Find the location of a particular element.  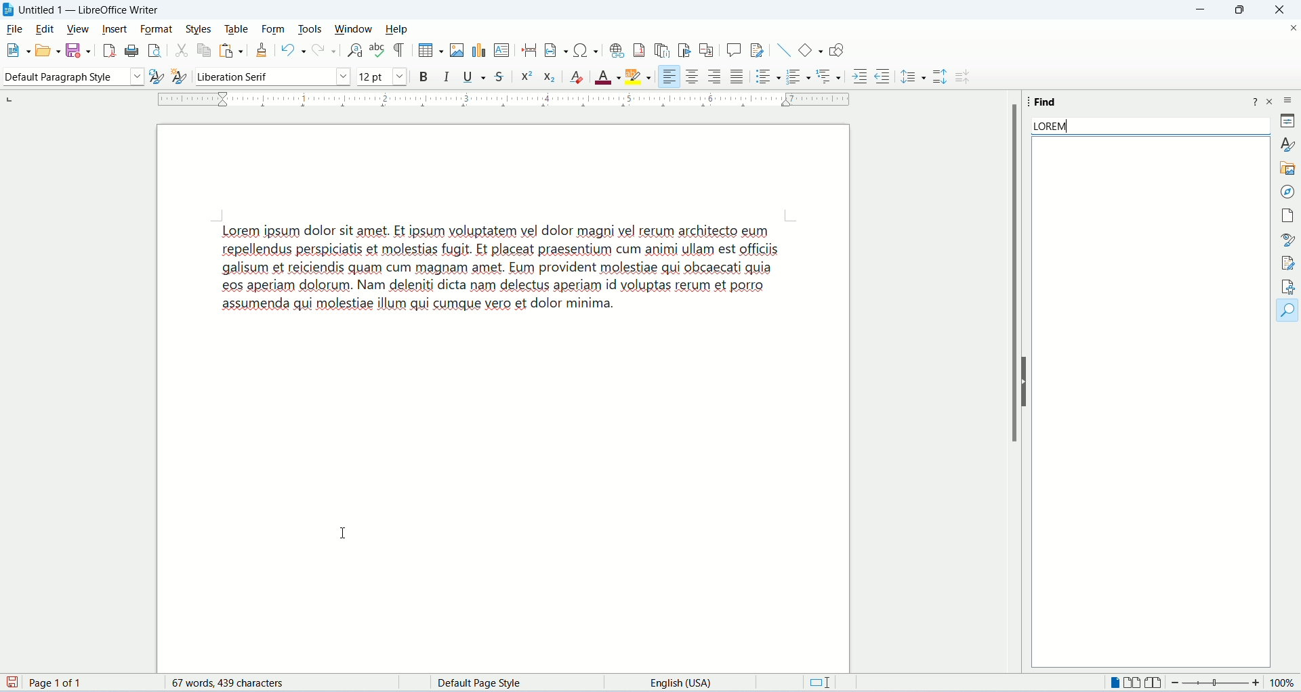

export as PDF is located at coordinates (110, 51).